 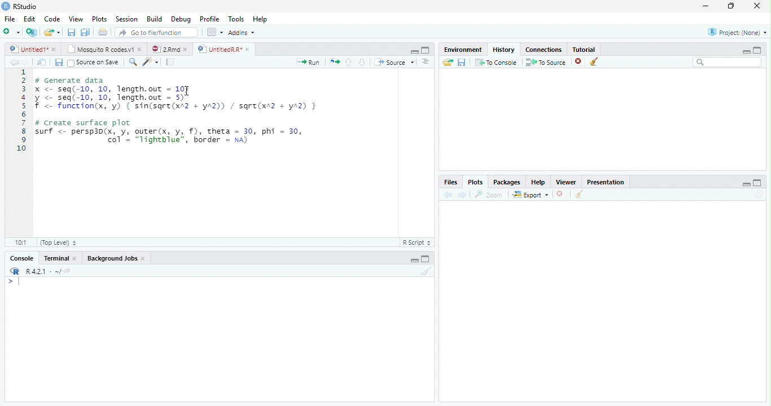 What do you see at coordinates (22, 258) in the screenshot?
I see `Console` at bounding box center [22, 258].